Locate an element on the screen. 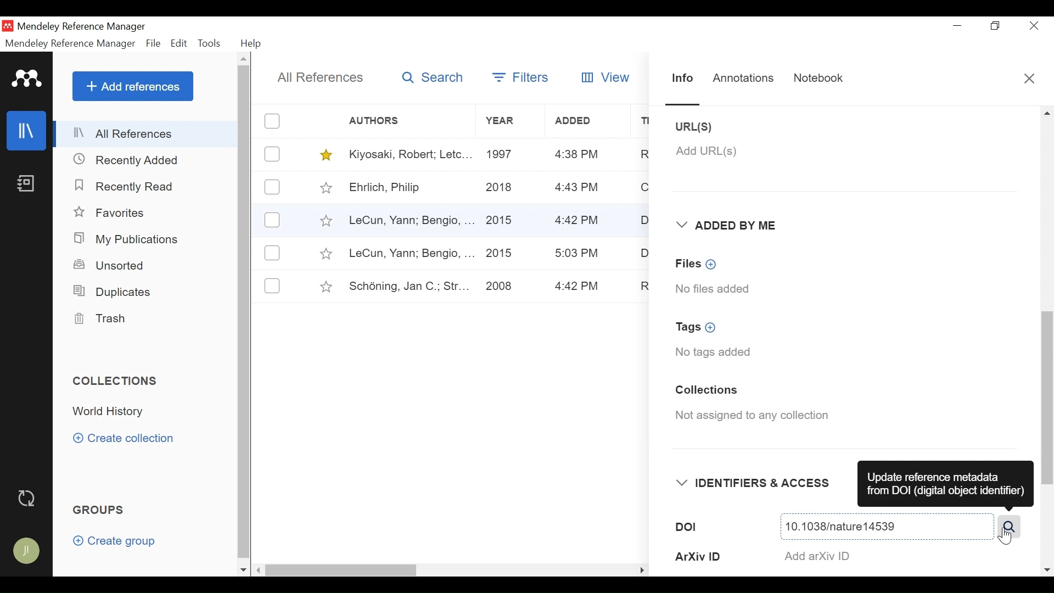 This screenshot has height=593, width=1054. Identifiers & Access is located at coordinates (756, 483).